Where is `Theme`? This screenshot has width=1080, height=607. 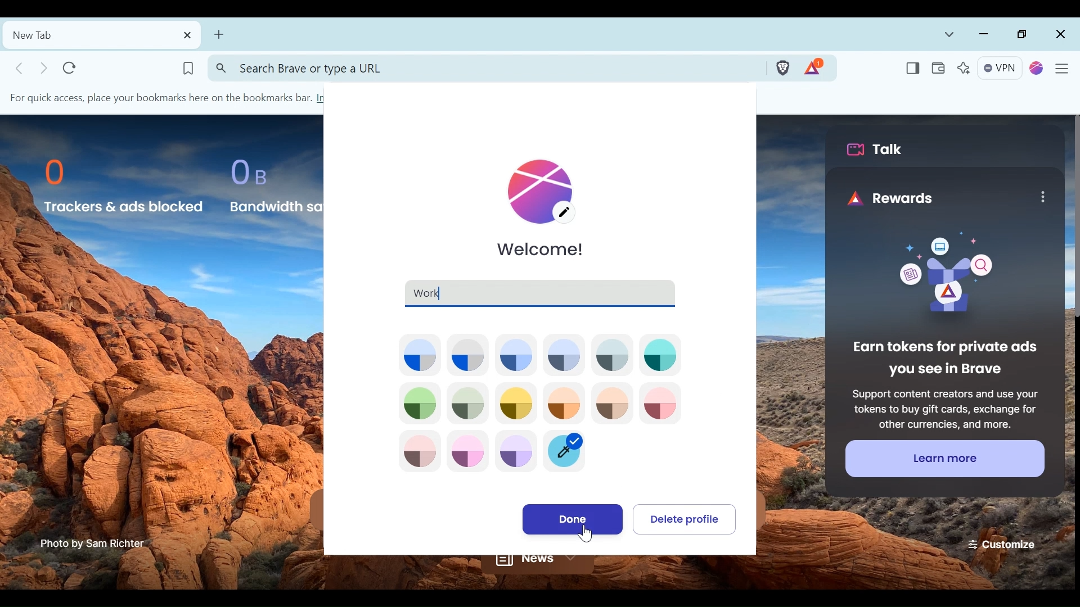 Theme is located at coordinates (419, 403).